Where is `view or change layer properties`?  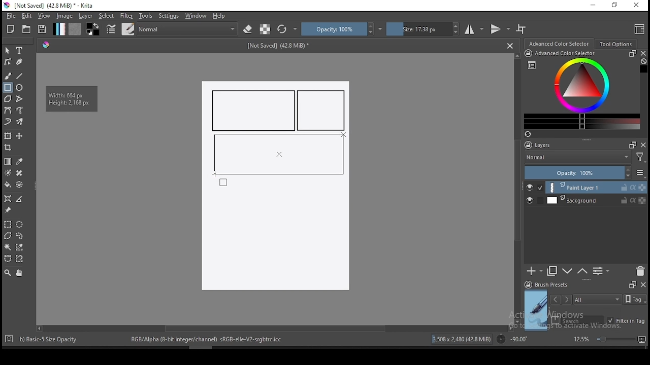 view or change layer properties is located at coordinates (601, 271).